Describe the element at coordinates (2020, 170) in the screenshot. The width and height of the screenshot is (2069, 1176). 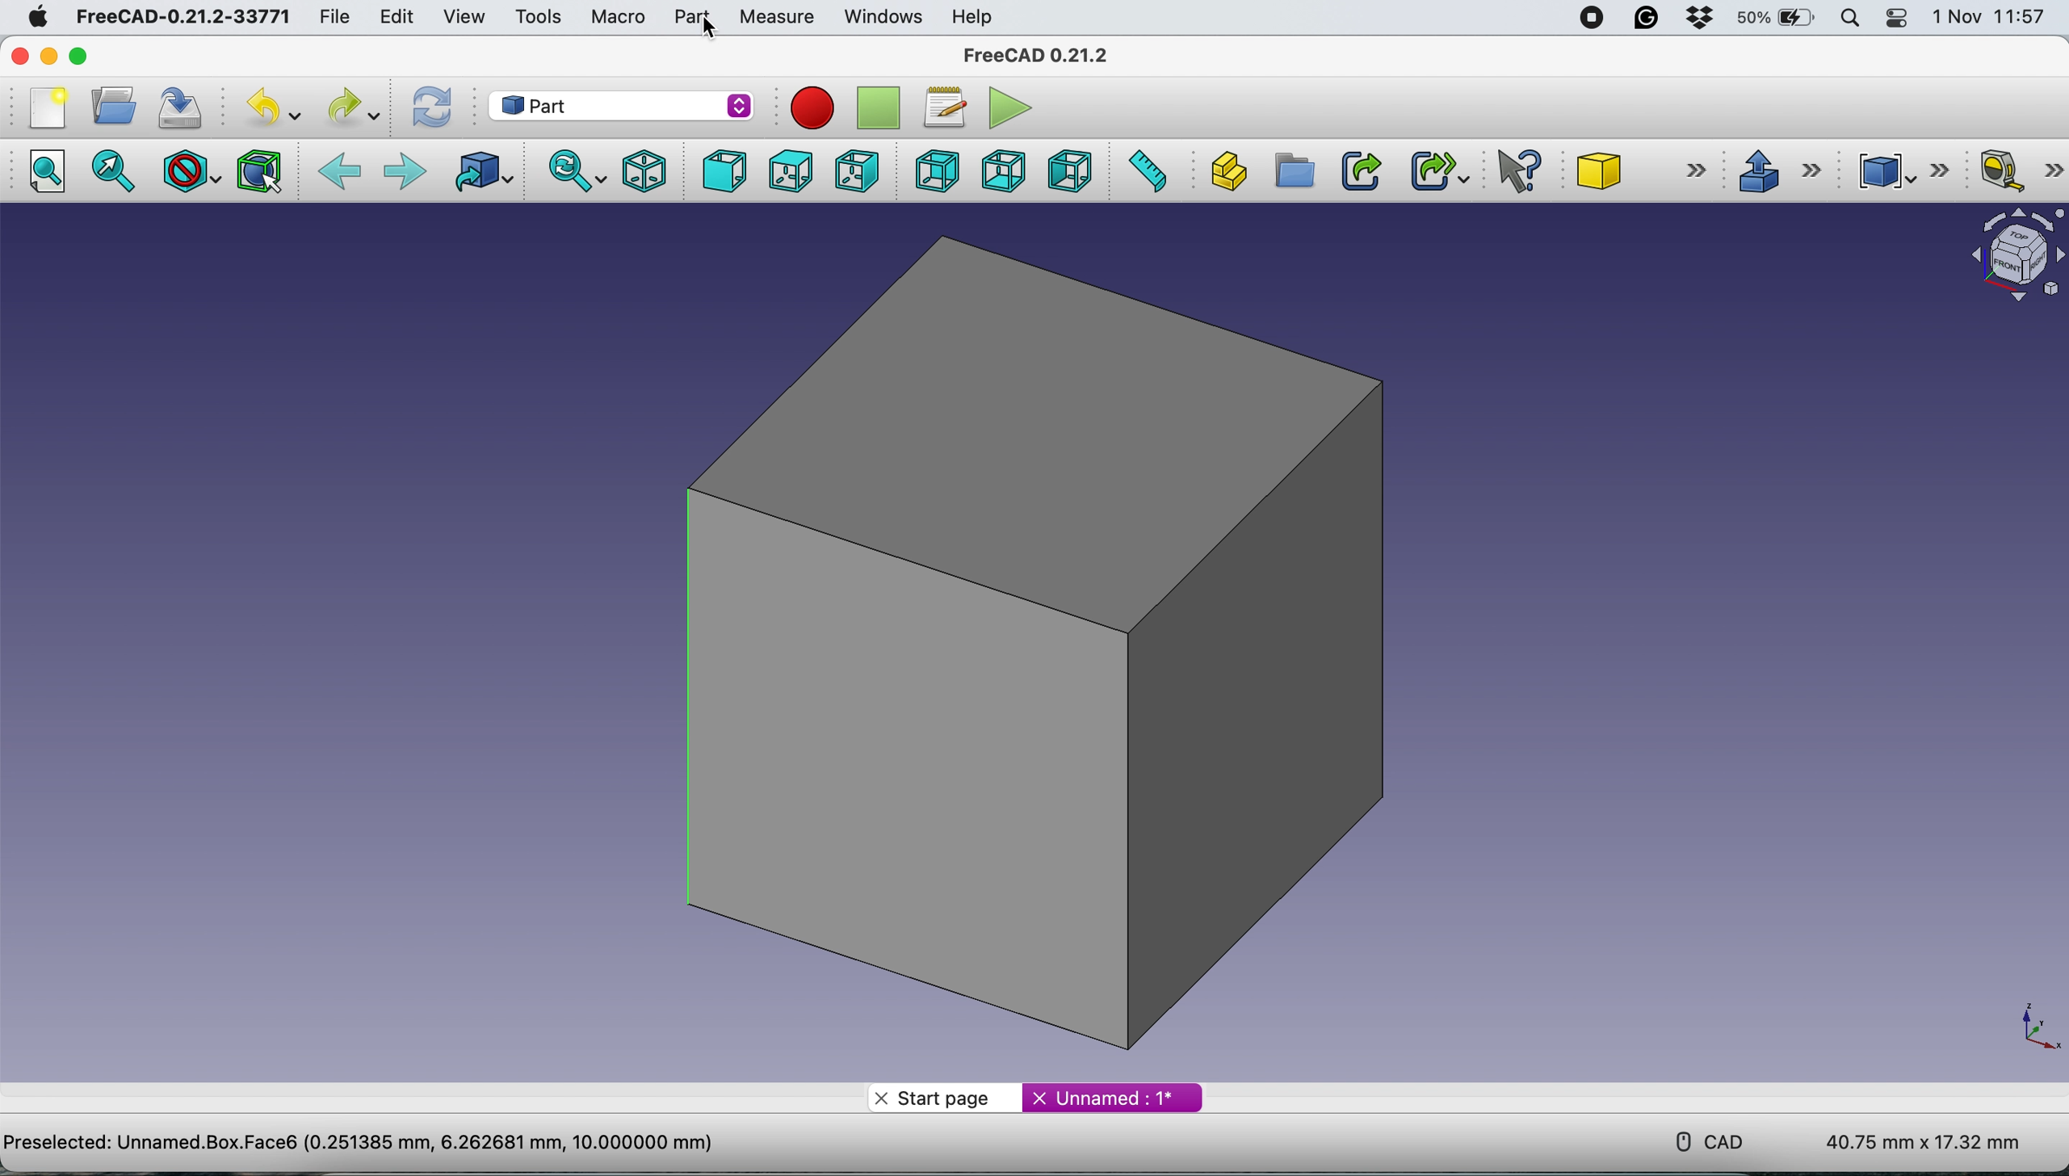
I see `mesure linear` at that location.